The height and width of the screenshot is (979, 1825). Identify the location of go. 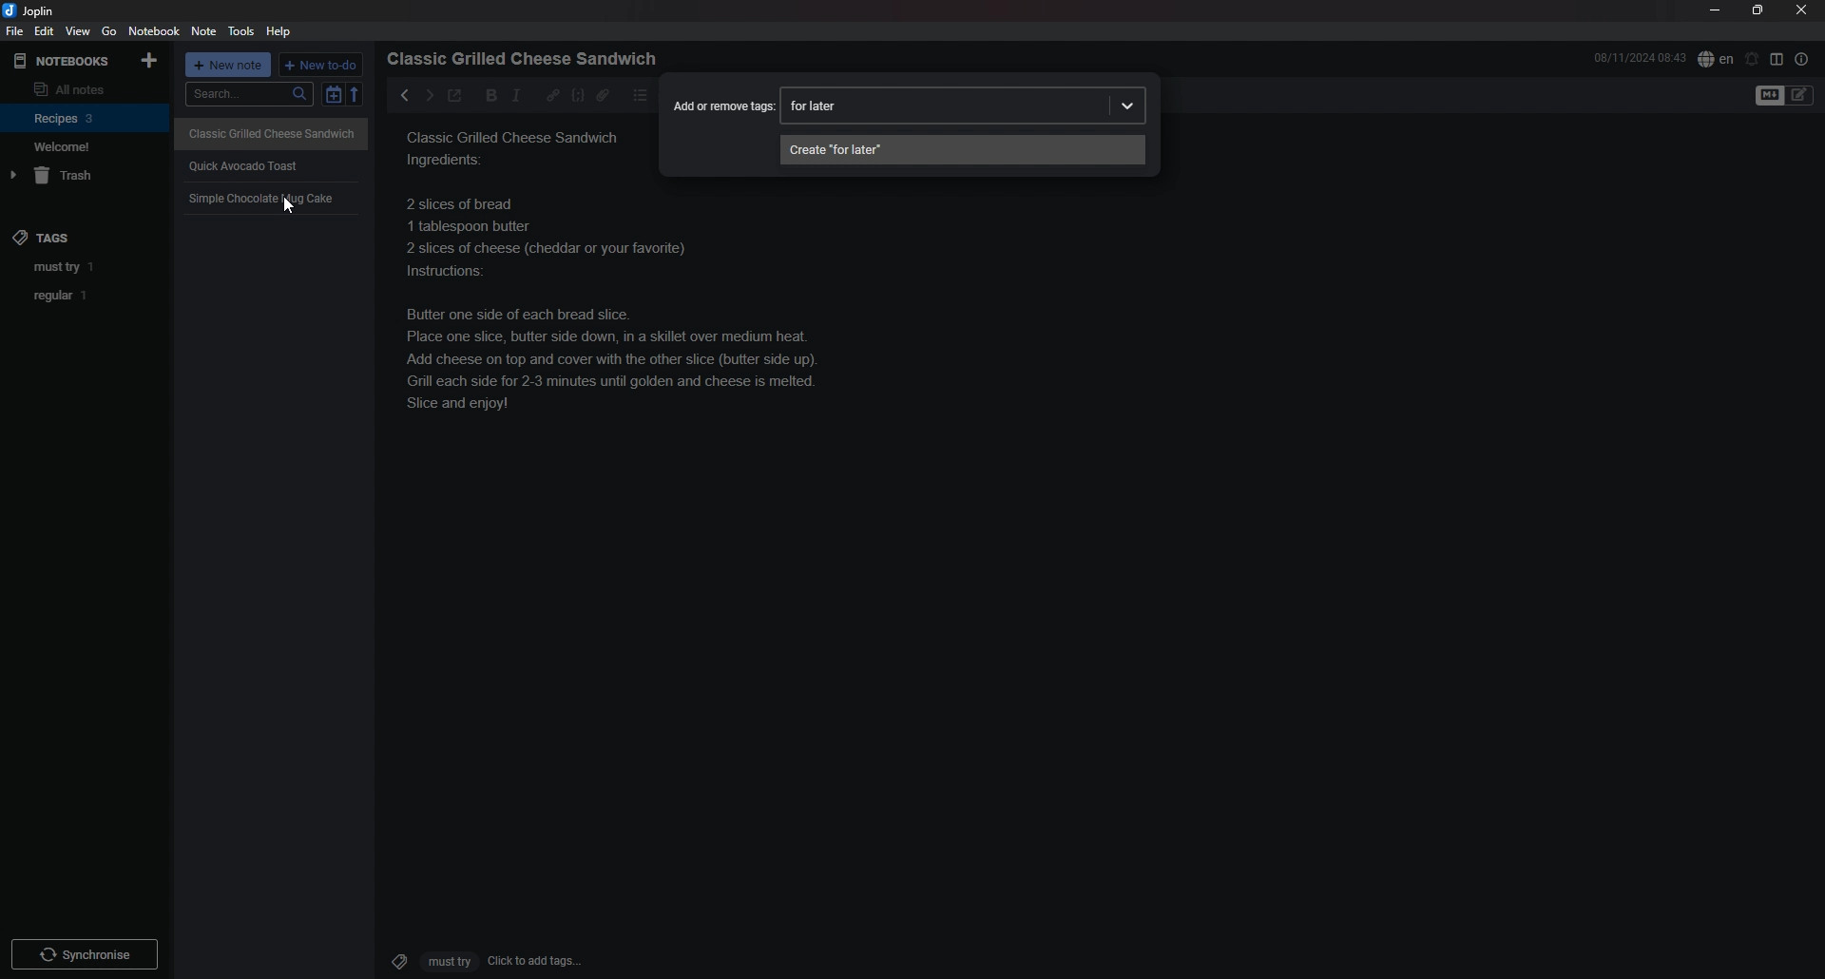
(110, 30).